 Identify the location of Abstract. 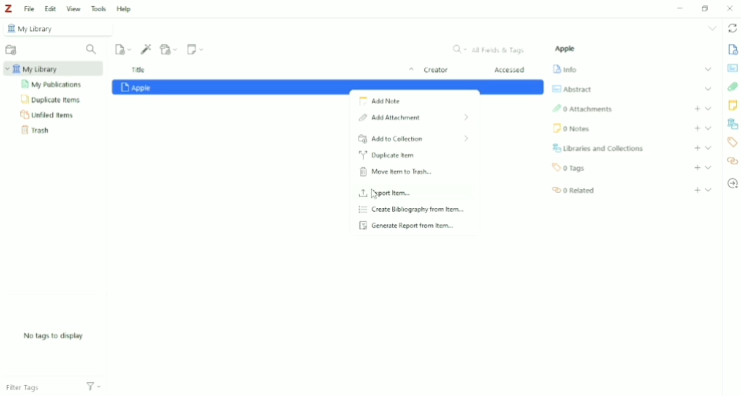
(733, 68).